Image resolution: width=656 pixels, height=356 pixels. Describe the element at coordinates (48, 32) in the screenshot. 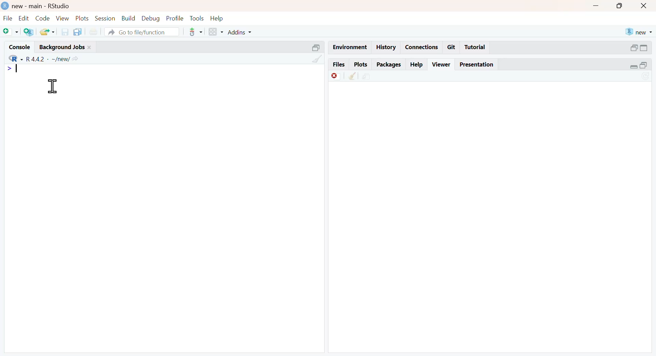

I see `share folder as` at that location.